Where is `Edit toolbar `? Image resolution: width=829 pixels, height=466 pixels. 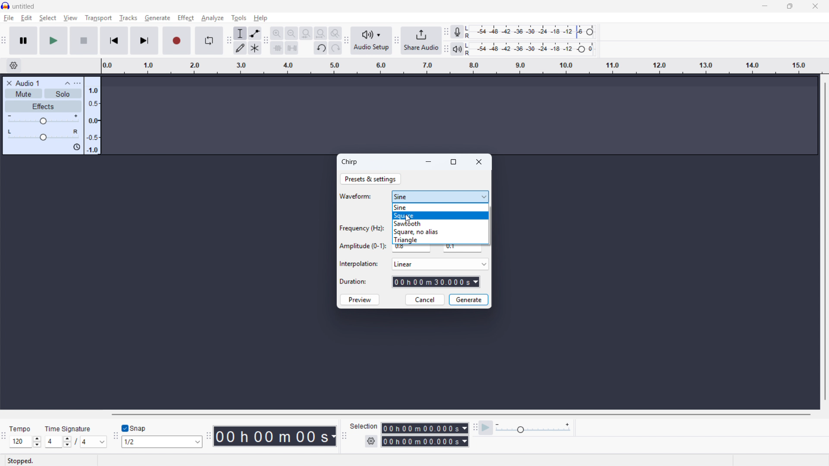 Edit toolbar  is located at coordinates (266, 41).